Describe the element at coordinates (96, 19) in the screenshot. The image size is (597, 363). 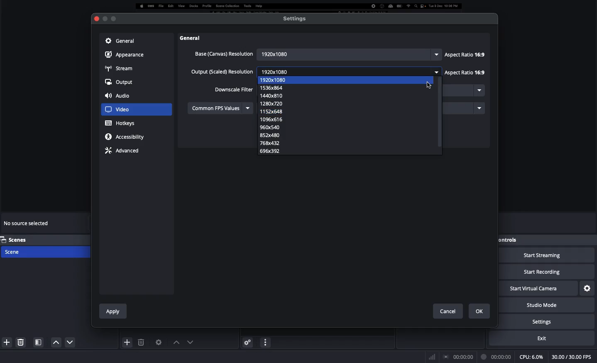
I see `Close` at that location.